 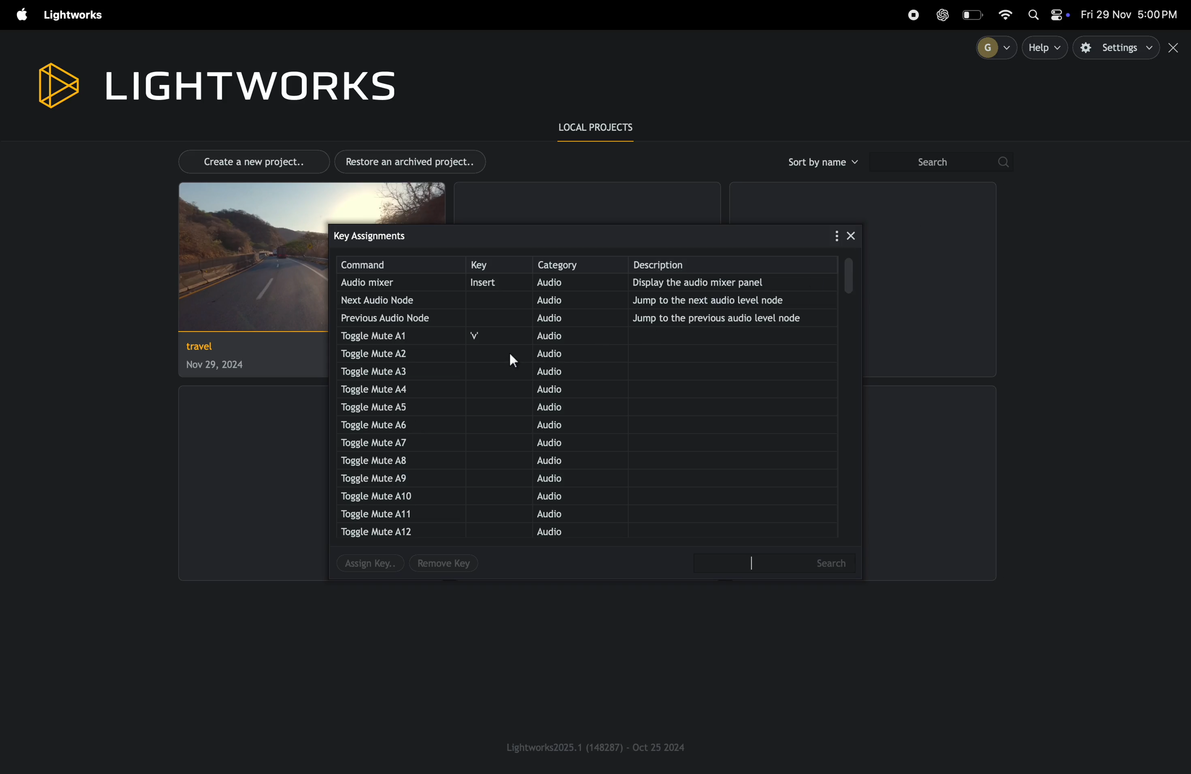 I want to click on audio, so click(x=569, y=284).